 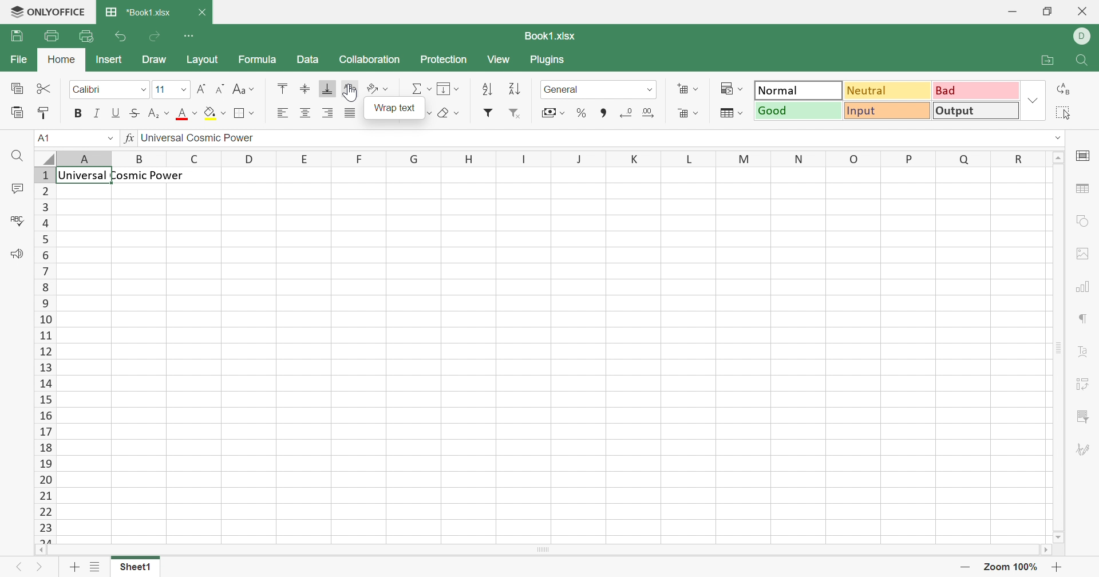 What do you see at coordinates (446, 60) in the screenshot?
I see `Protection` at bounding box center [446, 60].